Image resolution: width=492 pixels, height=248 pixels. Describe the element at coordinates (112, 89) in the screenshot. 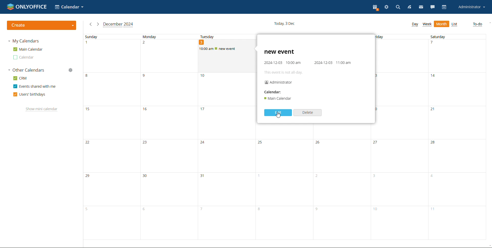

I see `8` at that location.